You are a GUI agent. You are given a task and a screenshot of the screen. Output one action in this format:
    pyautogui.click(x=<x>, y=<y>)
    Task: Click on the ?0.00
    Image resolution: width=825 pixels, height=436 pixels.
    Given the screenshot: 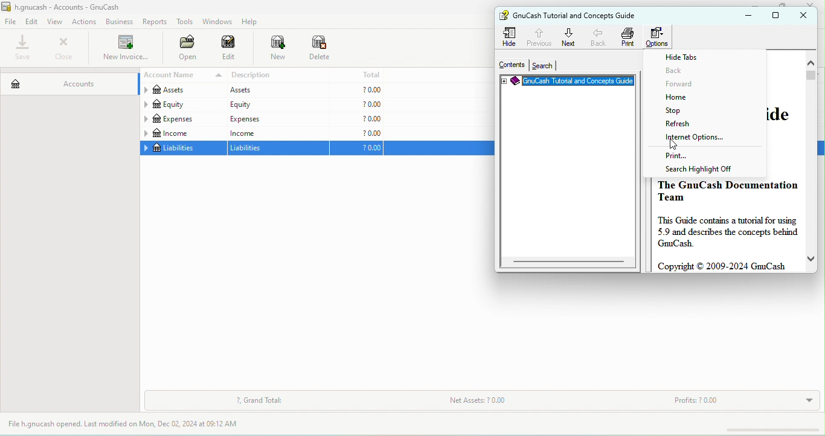 What is the action you would take?
    pyautogui.click(x=356, y=105)
    